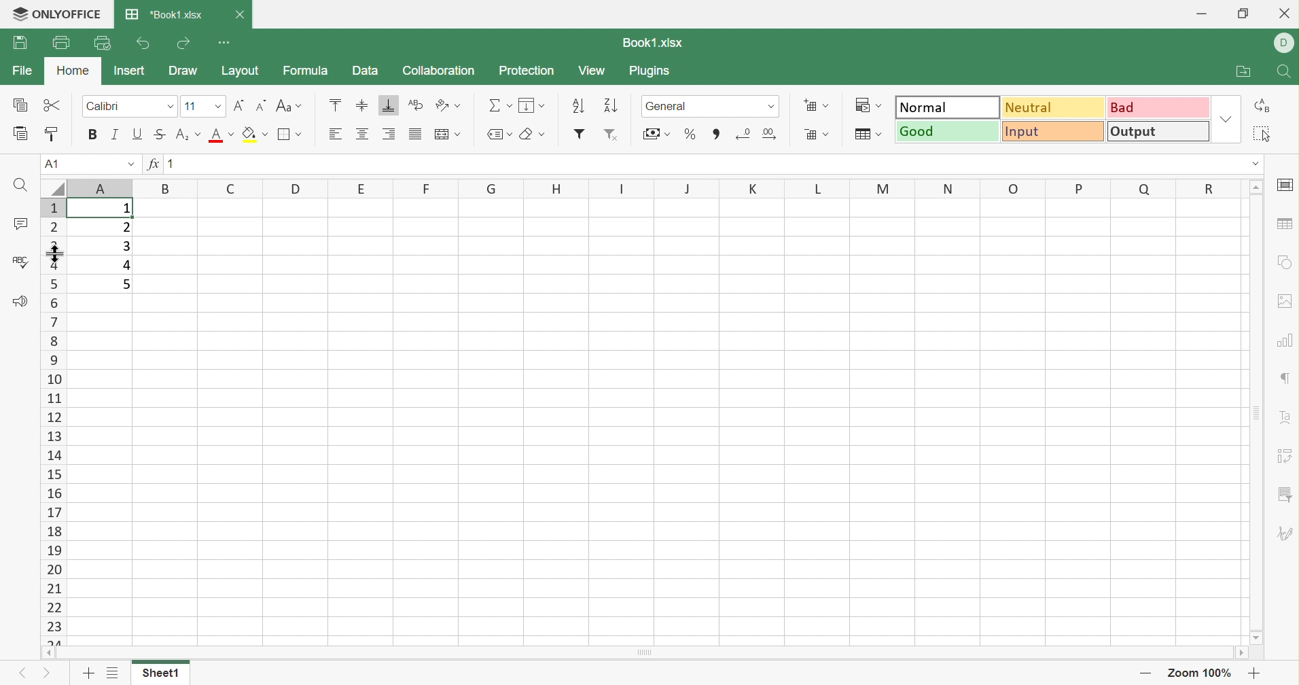 The height and width of the screenshot is (685, 1299). What do you see at coordinates (828, 135) in the screenshot?
I see `Drop Down` at bounding box center [828, 135].